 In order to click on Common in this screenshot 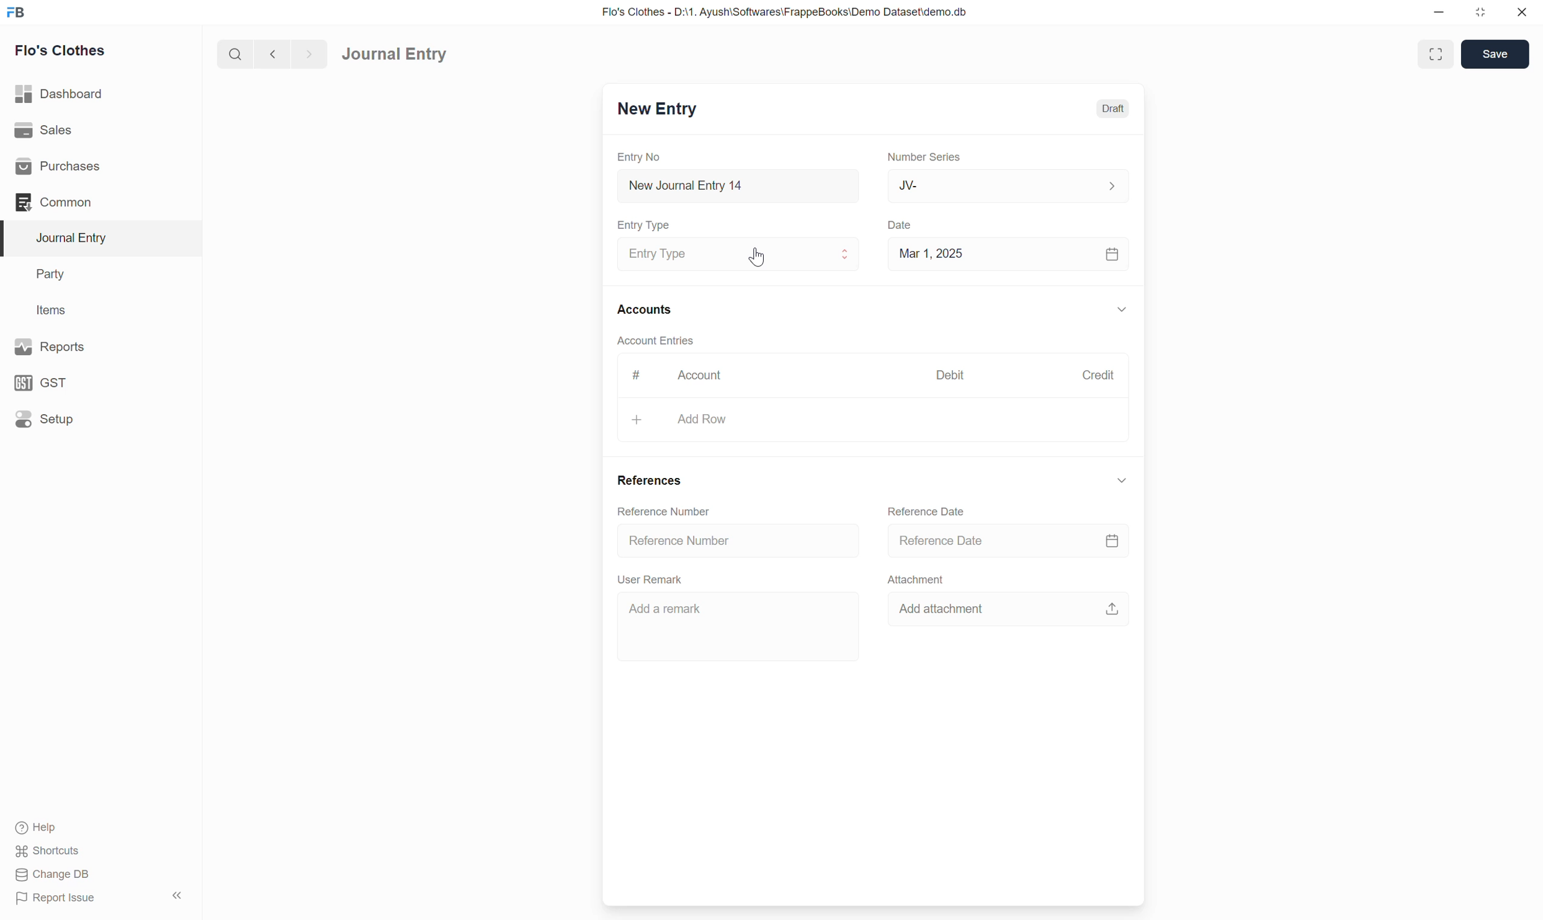, I will do `click(55, 202)`.